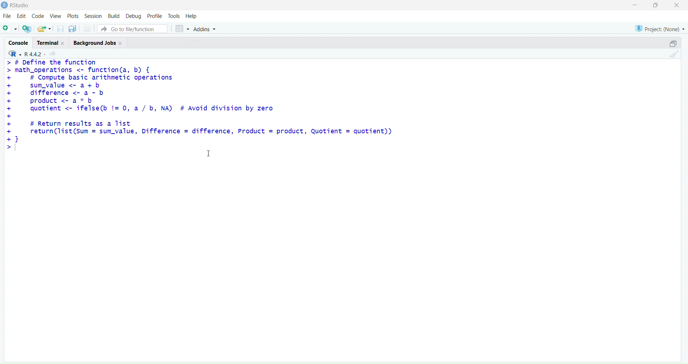  Describe the element at coordinates (92, 15) in the screenshot. I see `Session` at that location.